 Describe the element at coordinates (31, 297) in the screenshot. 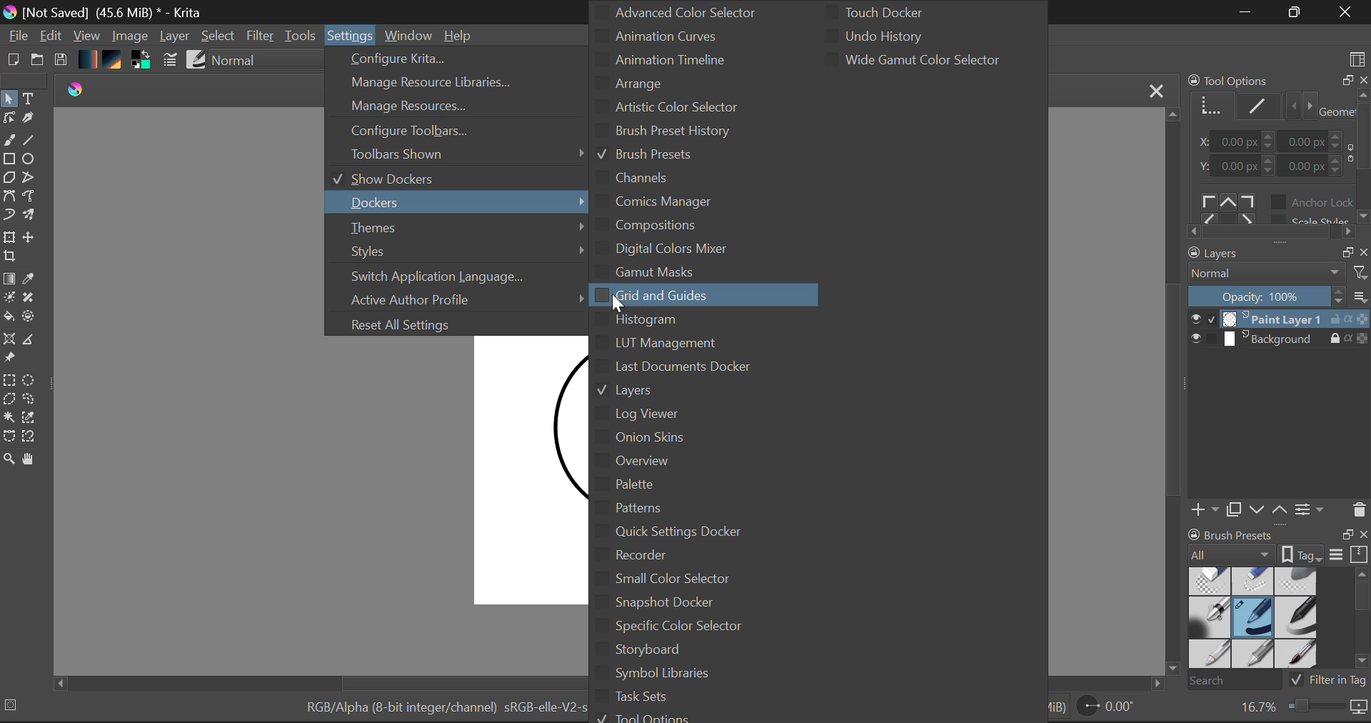

I see `Smart Patch Tool` at that location.